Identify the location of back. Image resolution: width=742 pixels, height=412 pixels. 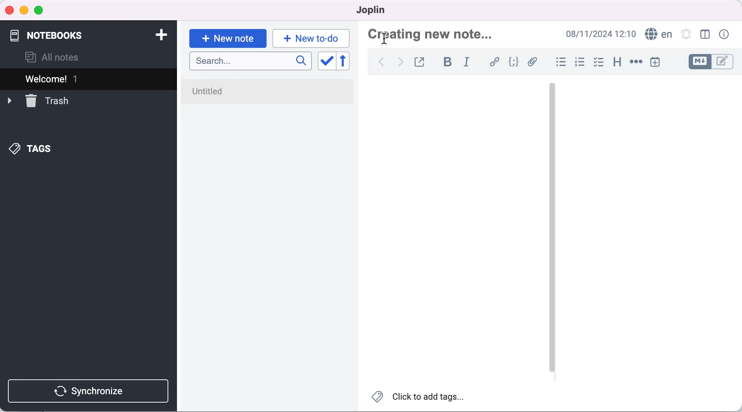
(383, 63).